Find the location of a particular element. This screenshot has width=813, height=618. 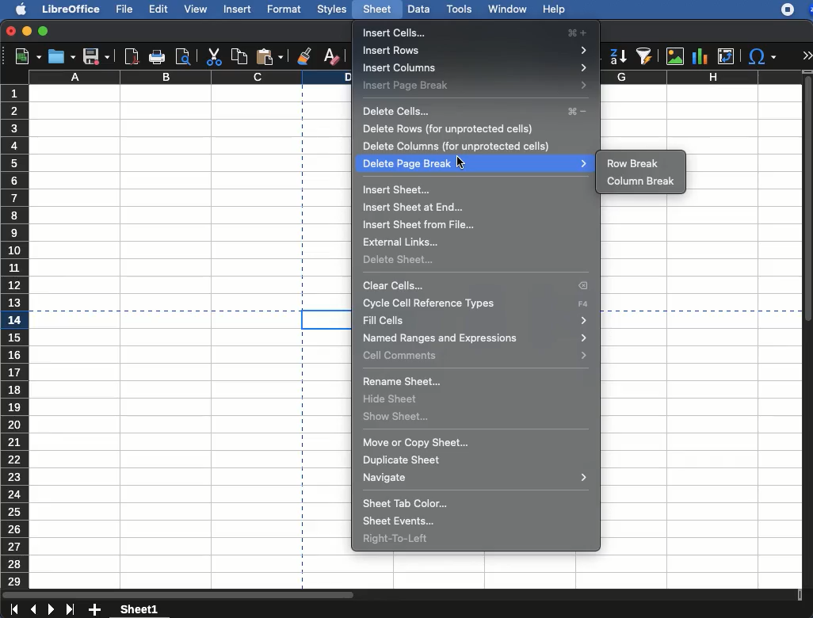

data is located at coordinates (417, 9).